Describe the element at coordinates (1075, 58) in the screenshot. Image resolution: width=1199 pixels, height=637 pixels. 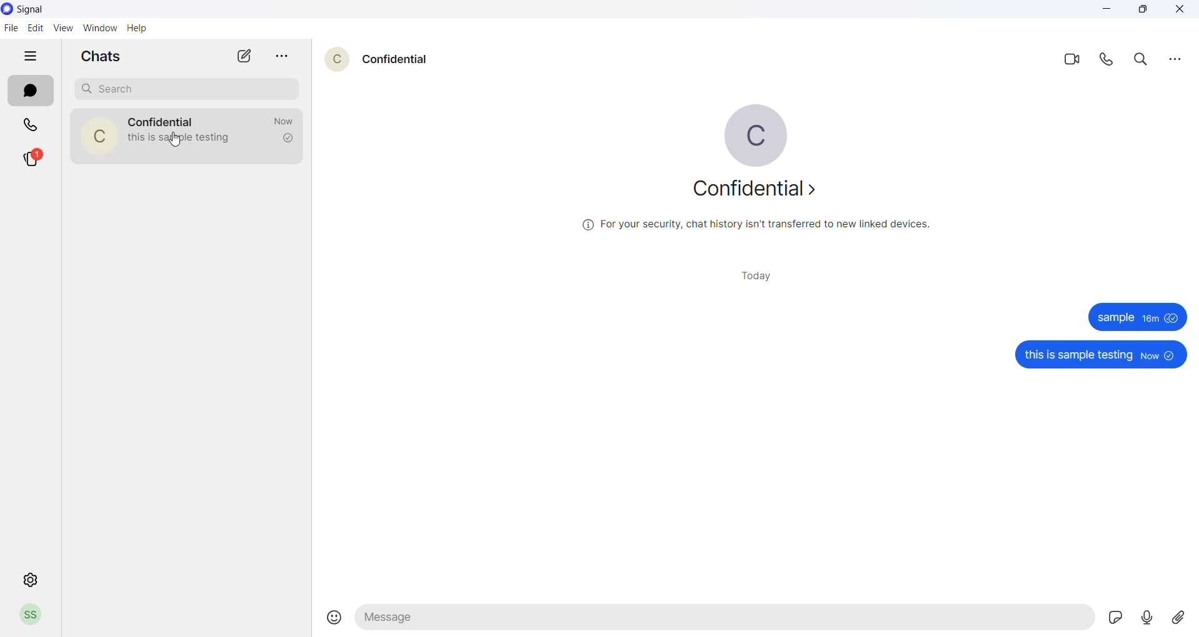
I see `video call` at that location.